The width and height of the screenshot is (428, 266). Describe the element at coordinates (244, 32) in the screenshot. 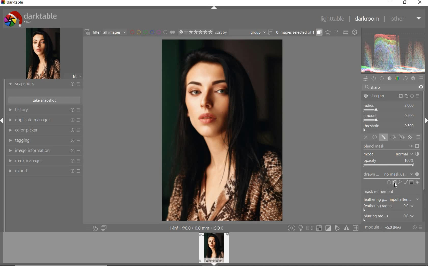

I see `sort` at that location.